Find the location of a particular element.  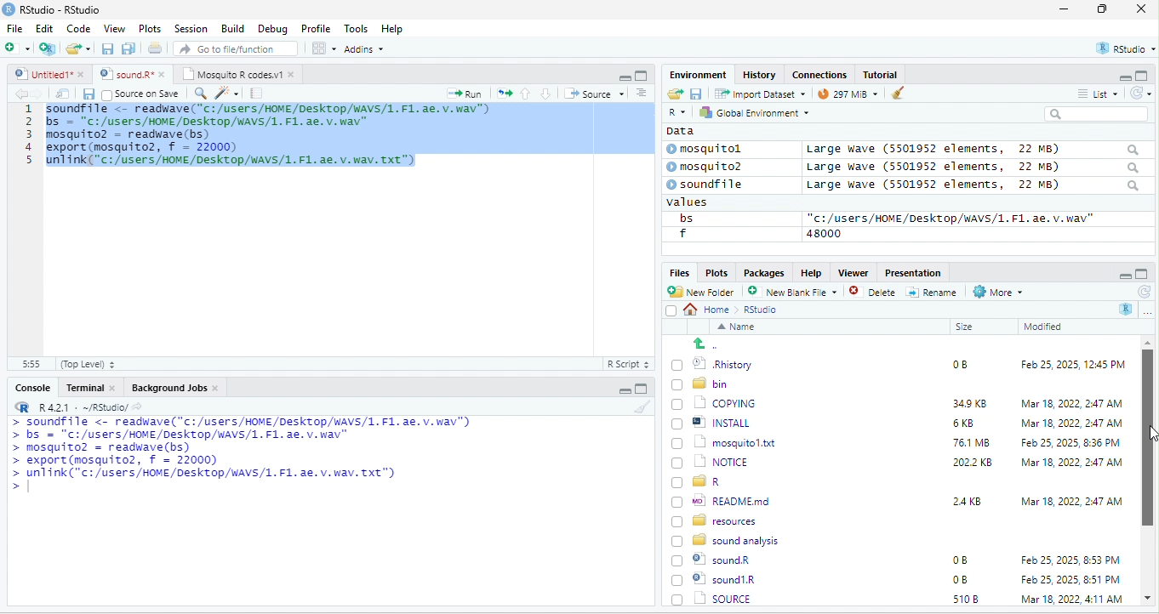

2022 KB is located at coordinates (973, 463).